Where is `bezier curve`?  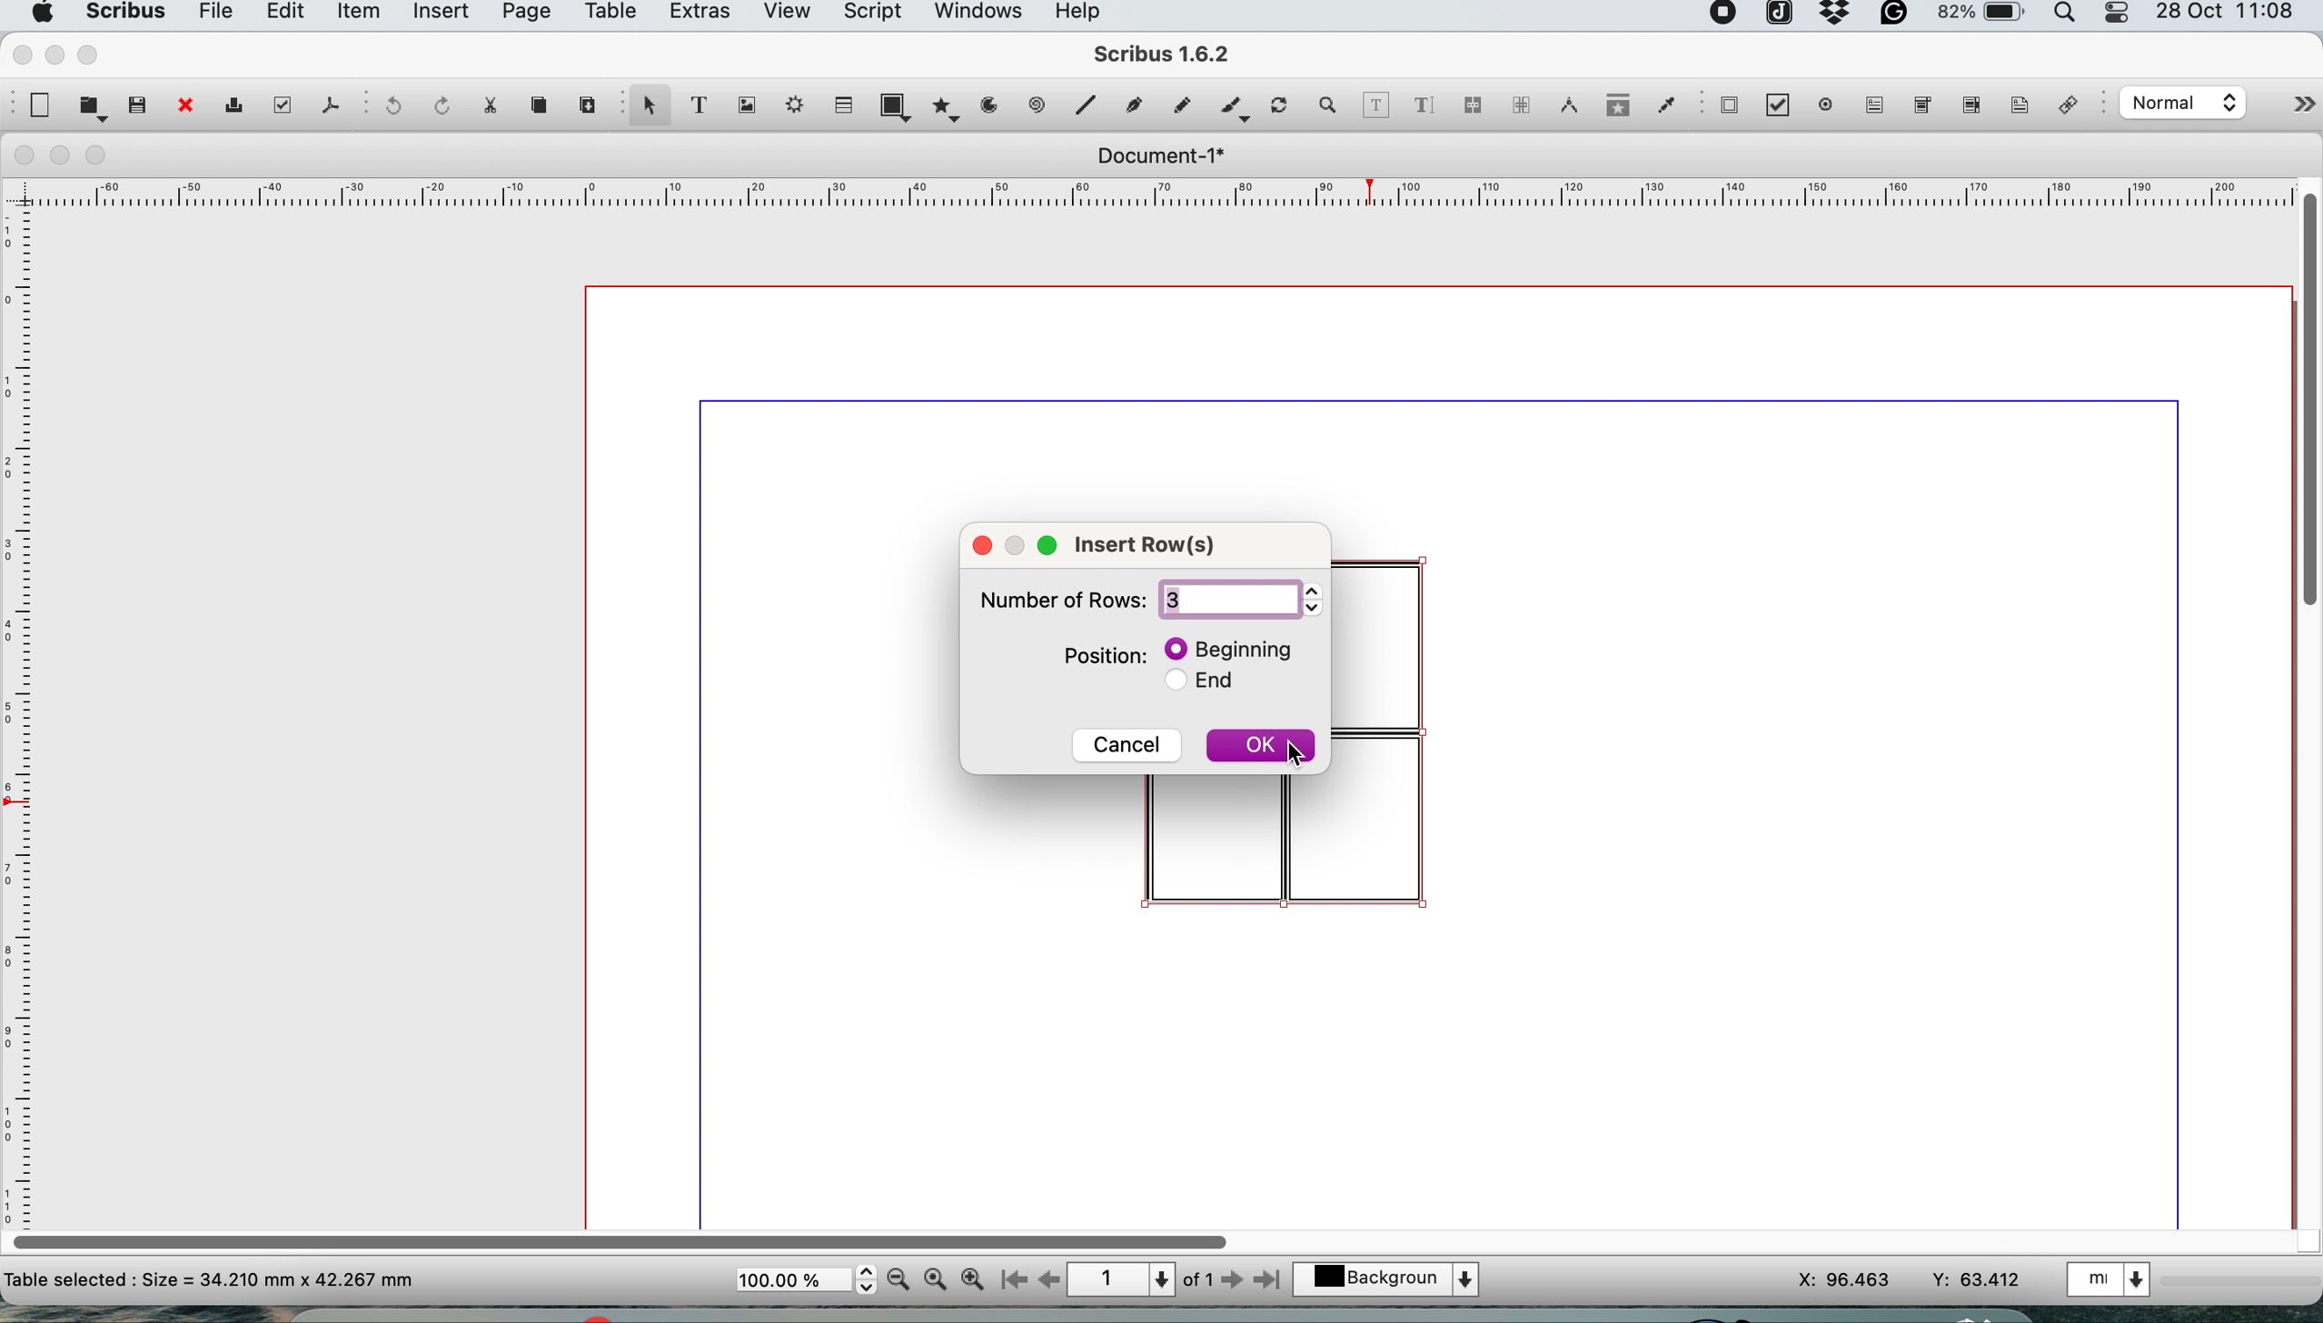
bezier curve is located at coordinates (1132, 109).